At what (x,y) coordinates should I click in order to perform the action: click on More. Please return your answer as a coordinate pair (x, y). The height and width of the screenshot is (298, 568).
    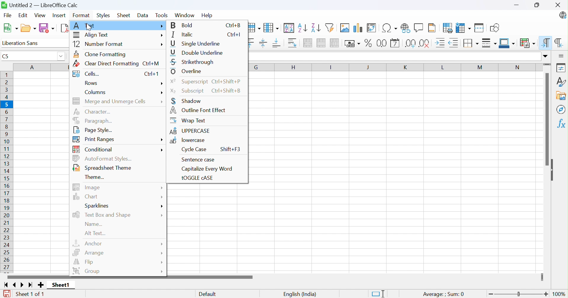
    Looking at the image, I should click on (161, 272).